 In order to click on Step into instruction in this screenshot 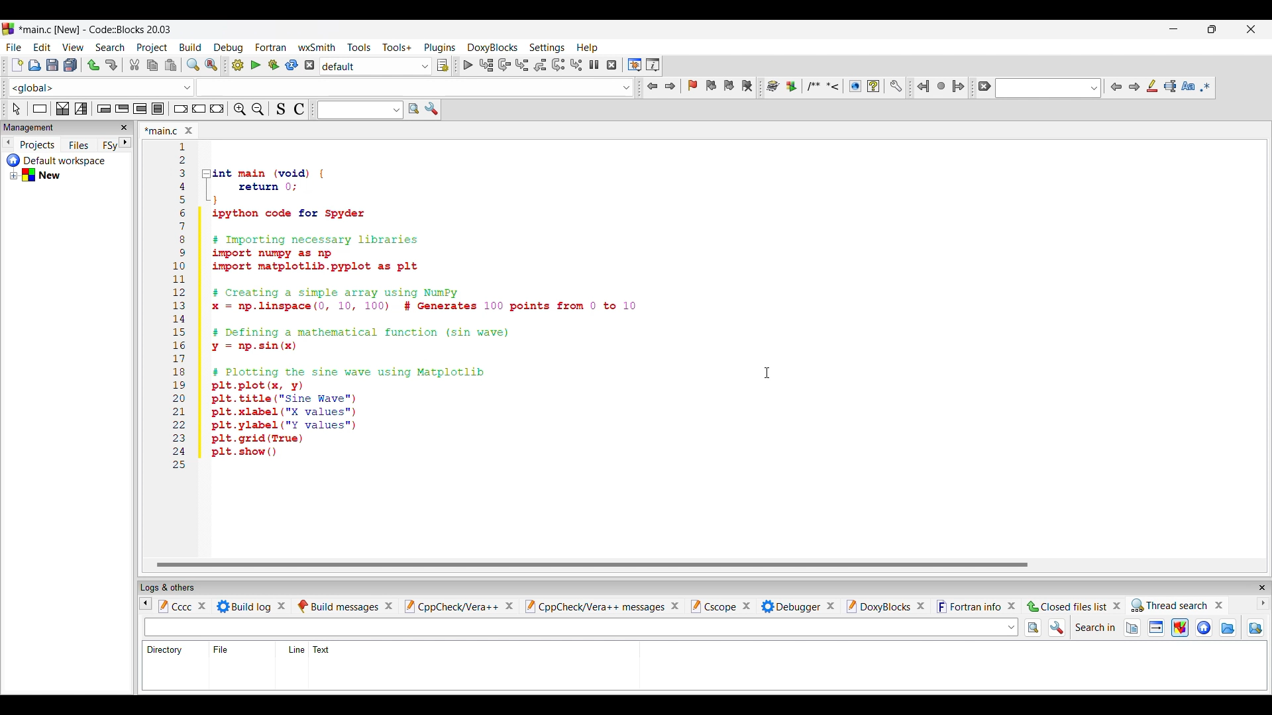, I will do `click(576, 64)`.